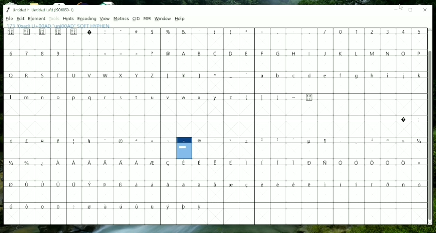 The image size is (436, 233). Describe the element at coordinates (136, 19) in the screenshot. I see `CID` at that location.